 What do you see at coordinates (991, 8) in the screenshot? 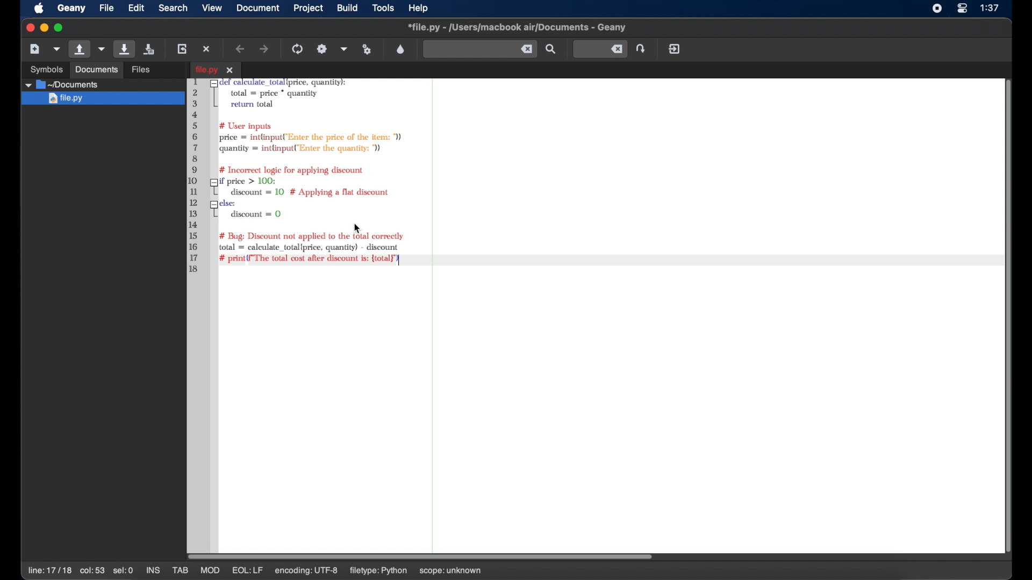
I see `time` at bounding box center [991, 8].